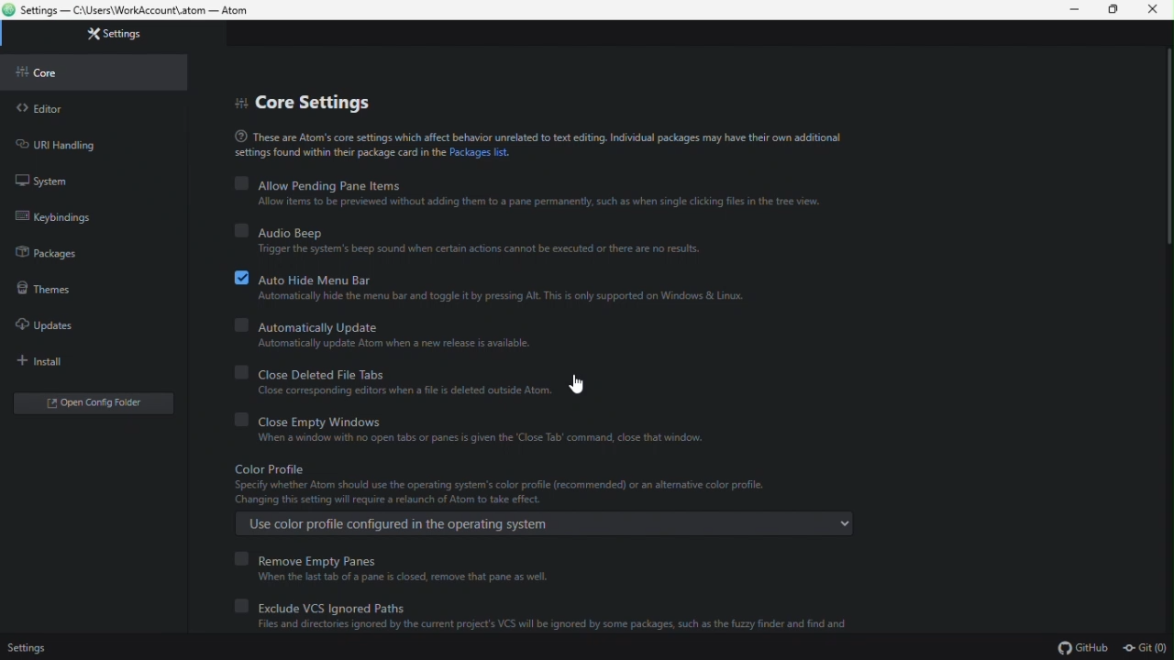 This screenshot has width=1174, height=660. Describe the element at coordinates (348, 96) in the screenshot. I see `core settings` at that location.